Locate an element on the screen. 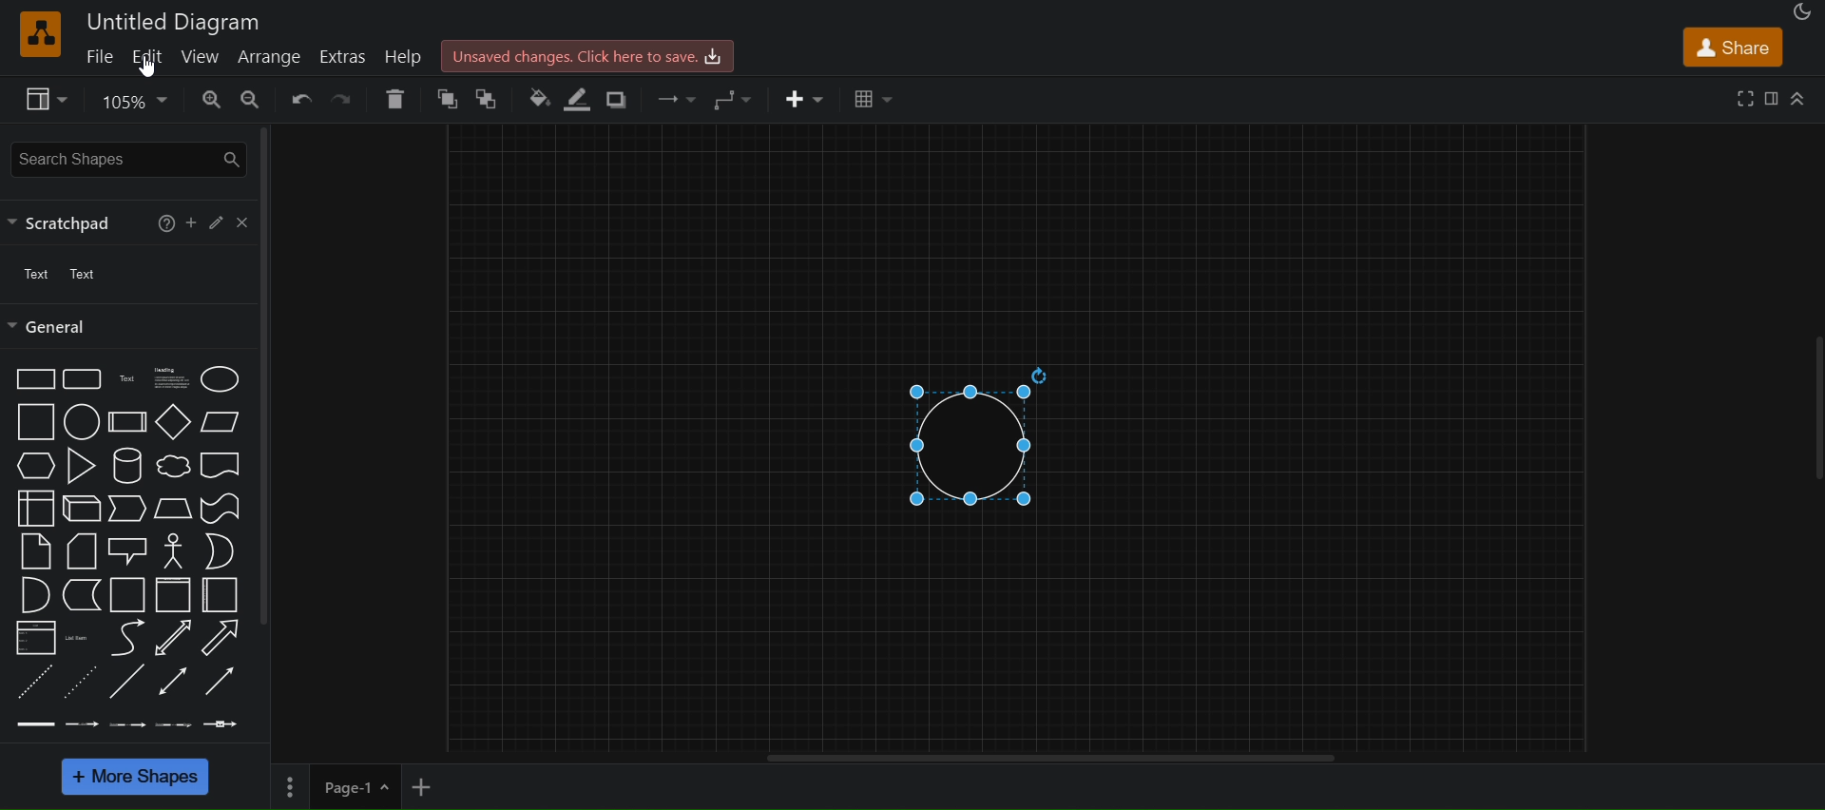 The height and width of the screenshot is (810, 1825). bidirectional connector is located at coordinates (174, 680).